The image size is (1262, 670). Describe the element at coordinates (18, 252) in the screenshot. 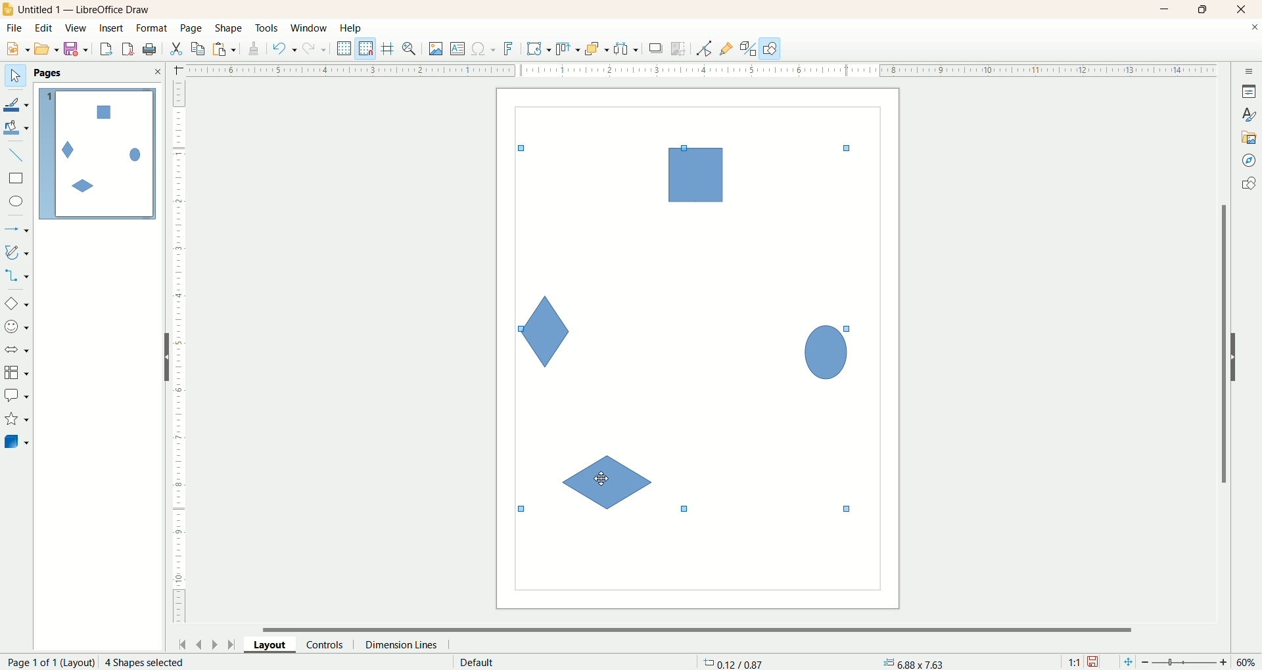

I see `curves and polygon` at that location.